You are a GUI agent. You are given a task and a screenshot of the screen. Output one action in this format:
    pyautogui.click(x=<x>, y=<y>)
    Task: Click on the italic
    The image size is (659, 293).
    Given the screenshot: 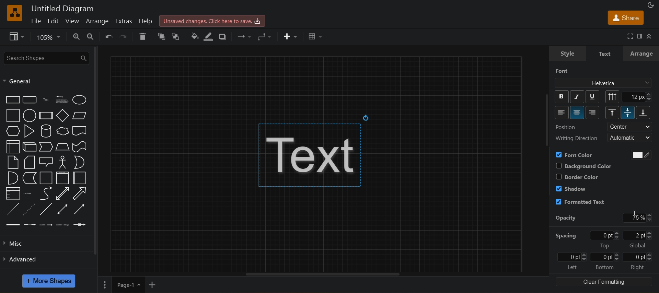 What is the action you would take?
    pyautogui.click(x=576, y=97)
    